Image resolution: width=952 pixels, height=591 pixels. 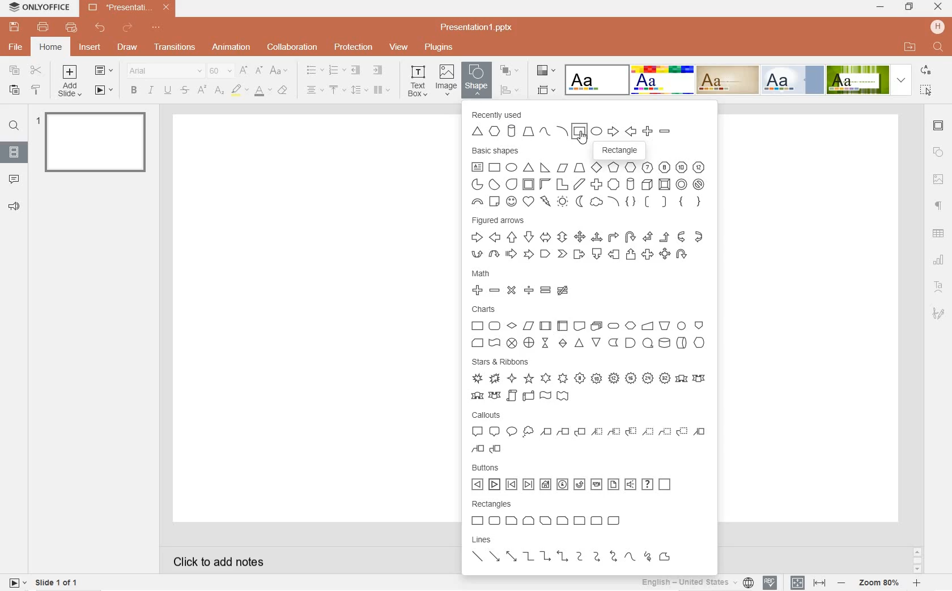 What do you see at coordinates (546, 292) in the screenshot?
I see `Equal` at bounding box center [546, 292].